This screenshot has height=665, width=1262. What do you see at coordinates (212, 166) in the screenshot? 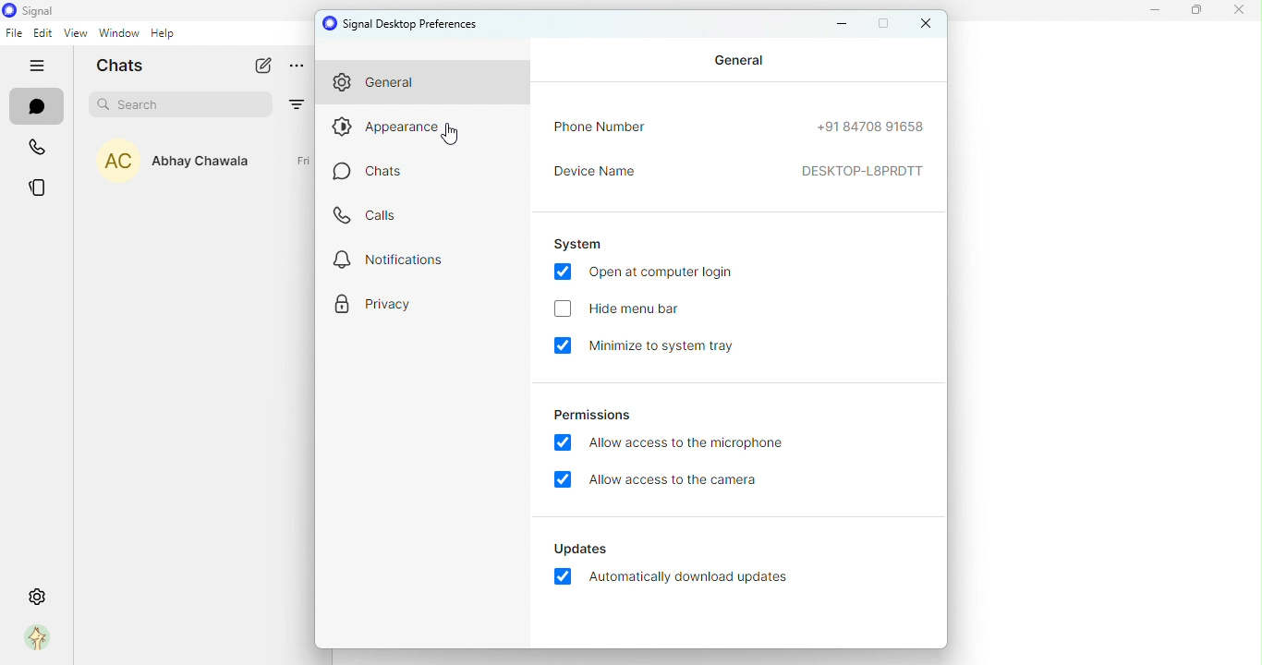
I see `Abhay Chawla` at bounding box center [212, 166].